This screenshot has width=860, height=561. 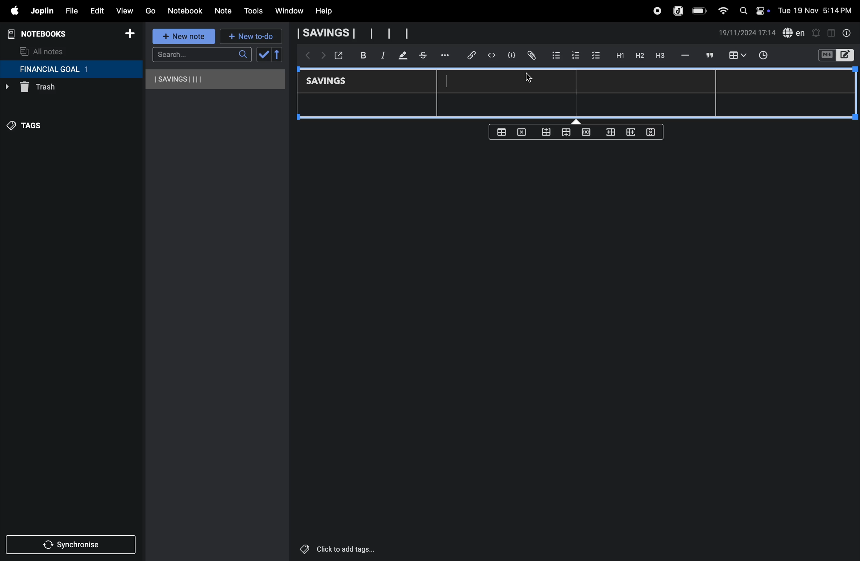 What do you see at coordinates (400, 56) in the screenshot?
I see `mark` at bounding box center [400, 56].